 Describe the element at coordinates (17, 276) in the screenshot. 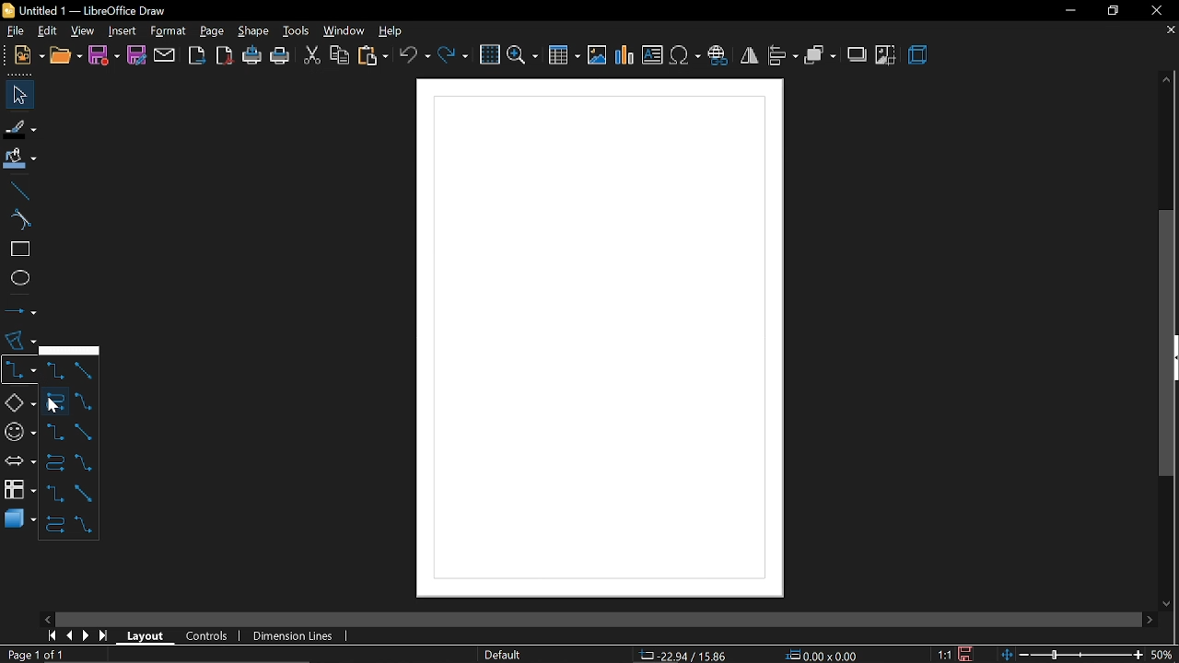

I see `ellipse` at that location.